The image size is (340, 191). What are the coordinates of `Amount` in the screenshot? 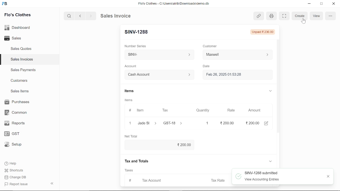 It's located at (254, 110).